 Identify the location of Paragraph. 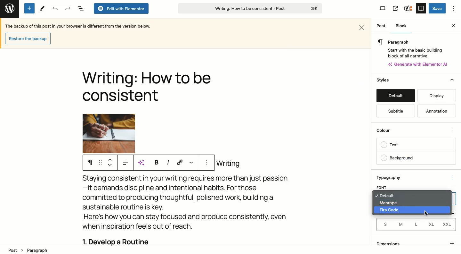
(38, 250).